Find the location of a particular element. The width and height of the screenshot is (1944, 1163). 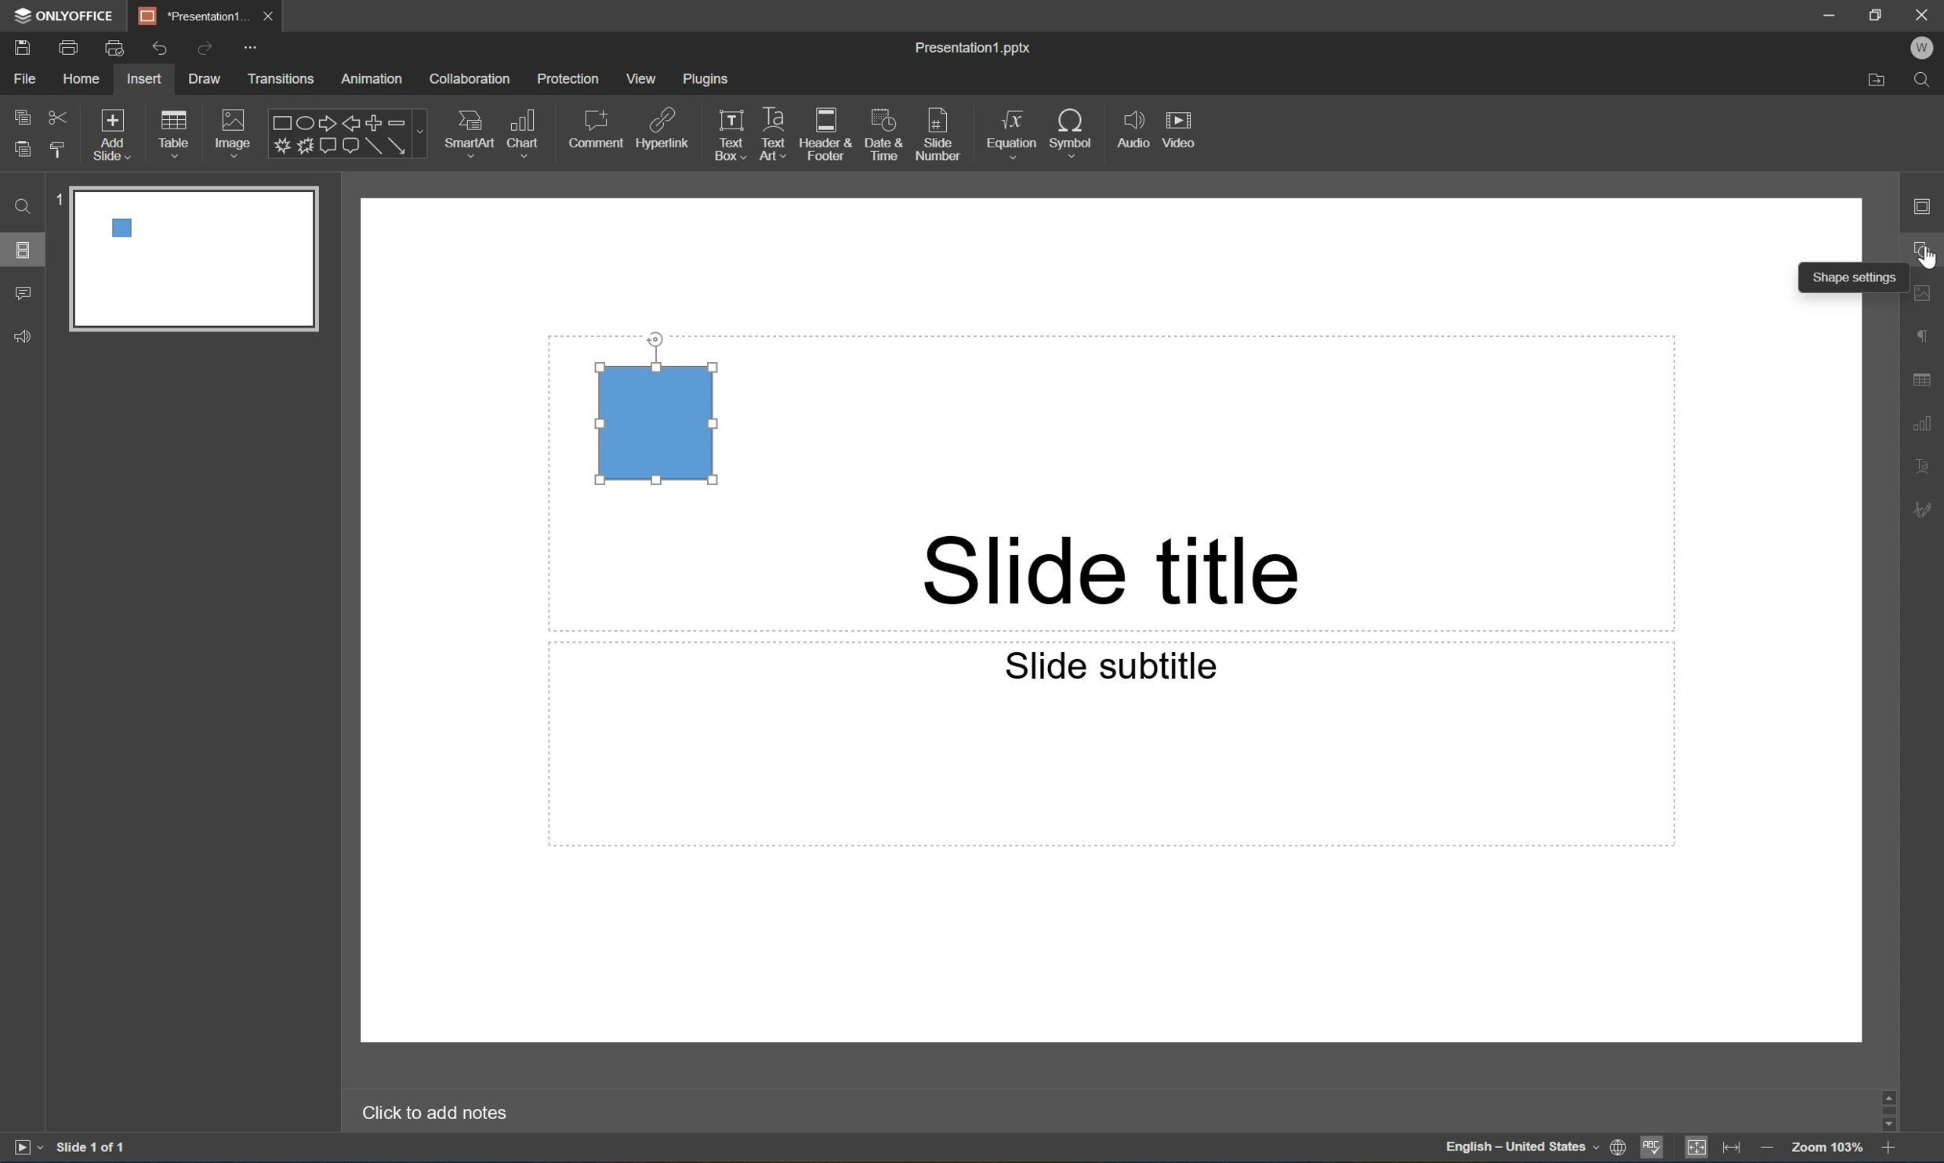

Shape settings is located at coordinates (1928, 248).